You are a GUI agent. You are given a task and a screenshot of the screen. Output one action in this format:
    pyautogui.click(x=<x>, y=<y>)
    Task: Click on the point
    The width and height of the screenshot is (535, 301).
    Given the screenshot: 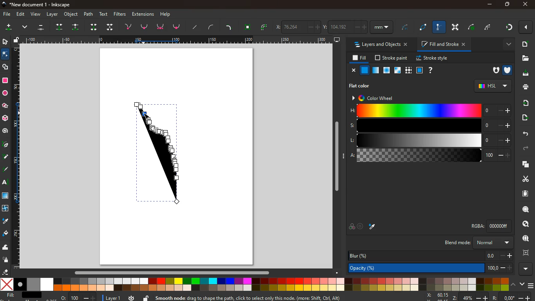 What is the action you would take?
    pyautogui.click(x=145, y=27)
    